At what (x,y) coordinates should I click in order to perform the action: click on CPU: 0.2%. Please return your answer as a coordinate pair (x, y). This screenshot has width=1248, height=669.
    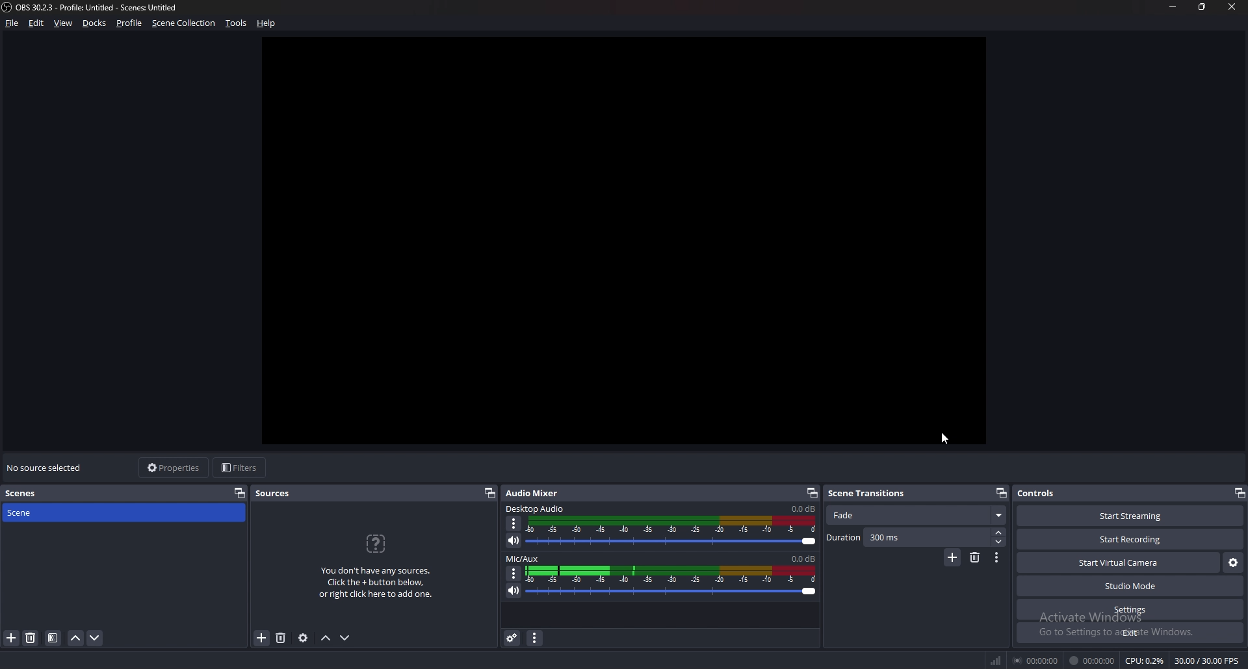
    Looking at the image, I should click on (1145, 661).